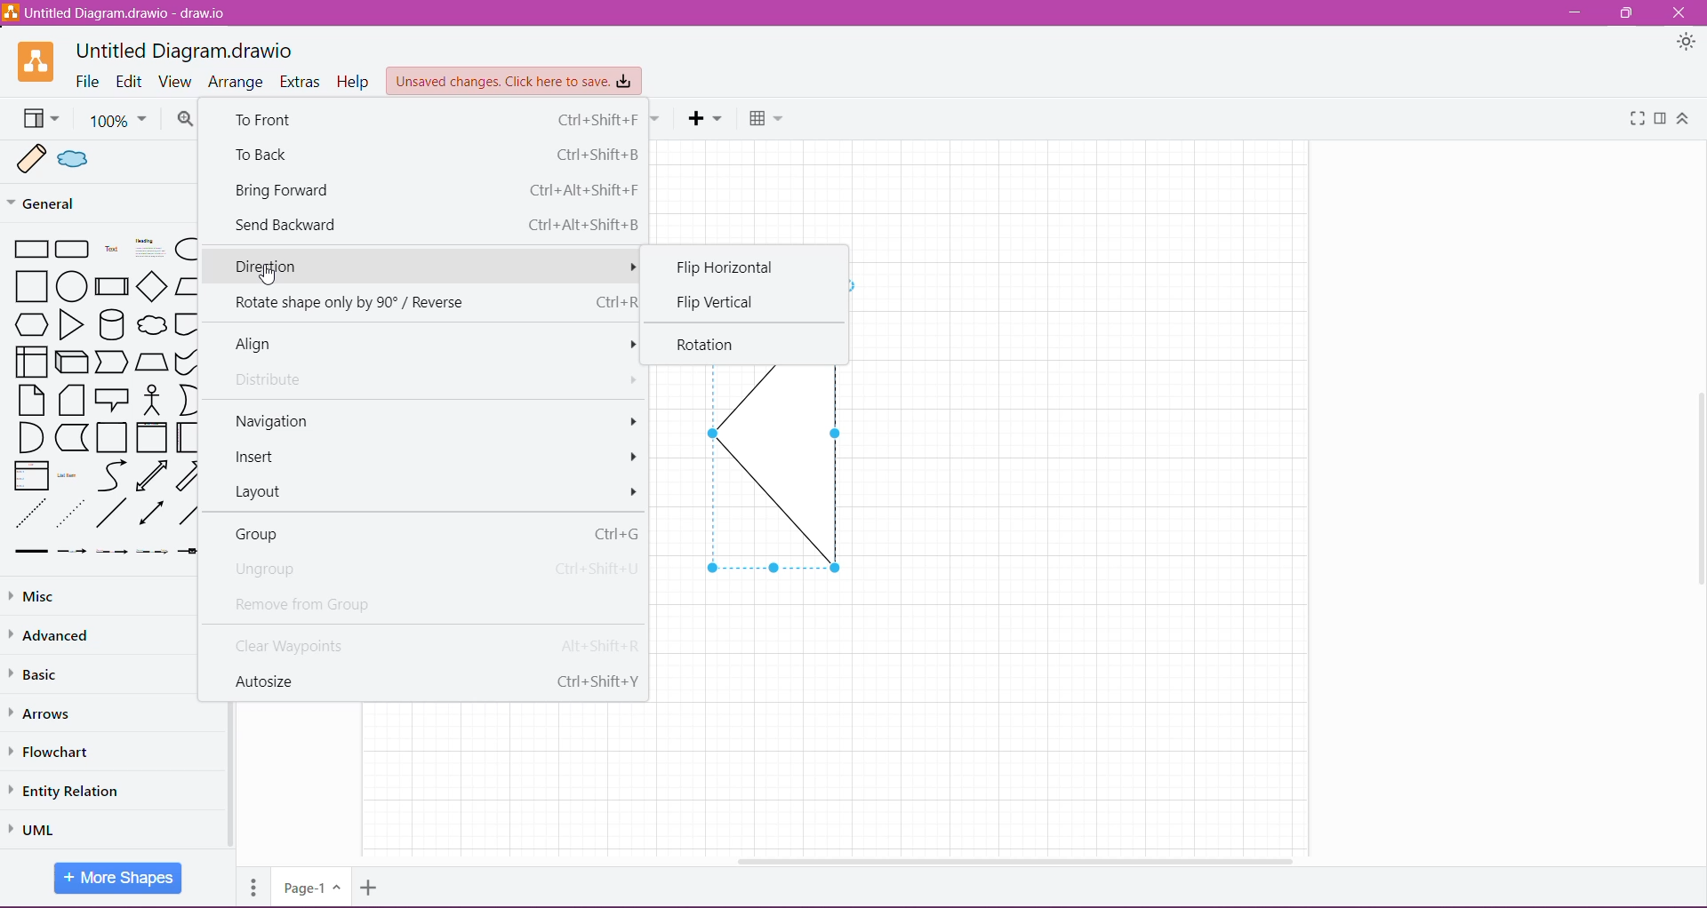 The width and height of the screenshot is (1707, 908). What do you see at coordinates (435, 121) in the screenshot?
I see `To Front Ctrl +Shift+F` at bounding box center [435, 121].